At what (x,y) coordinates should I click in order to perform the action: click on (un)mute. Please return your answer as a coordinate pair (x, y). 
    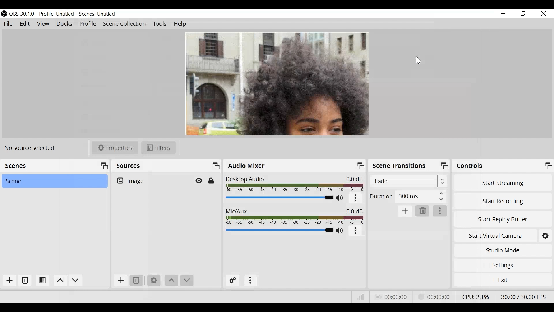
    Looking at the image, I should click on (340, 231).